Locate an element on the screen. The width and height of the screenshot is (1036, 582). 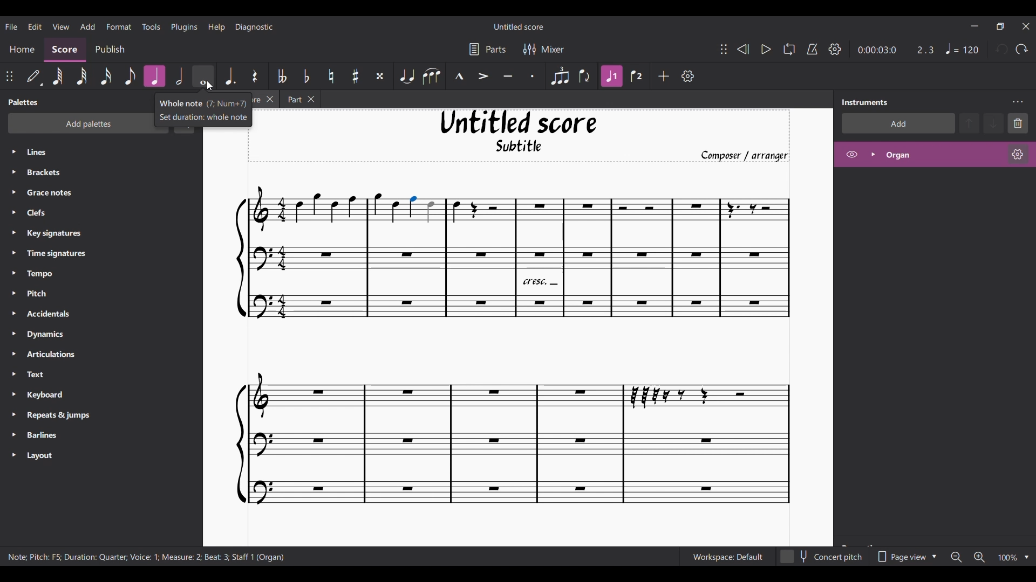
List of Palettes is located at coordinates (111, 304).